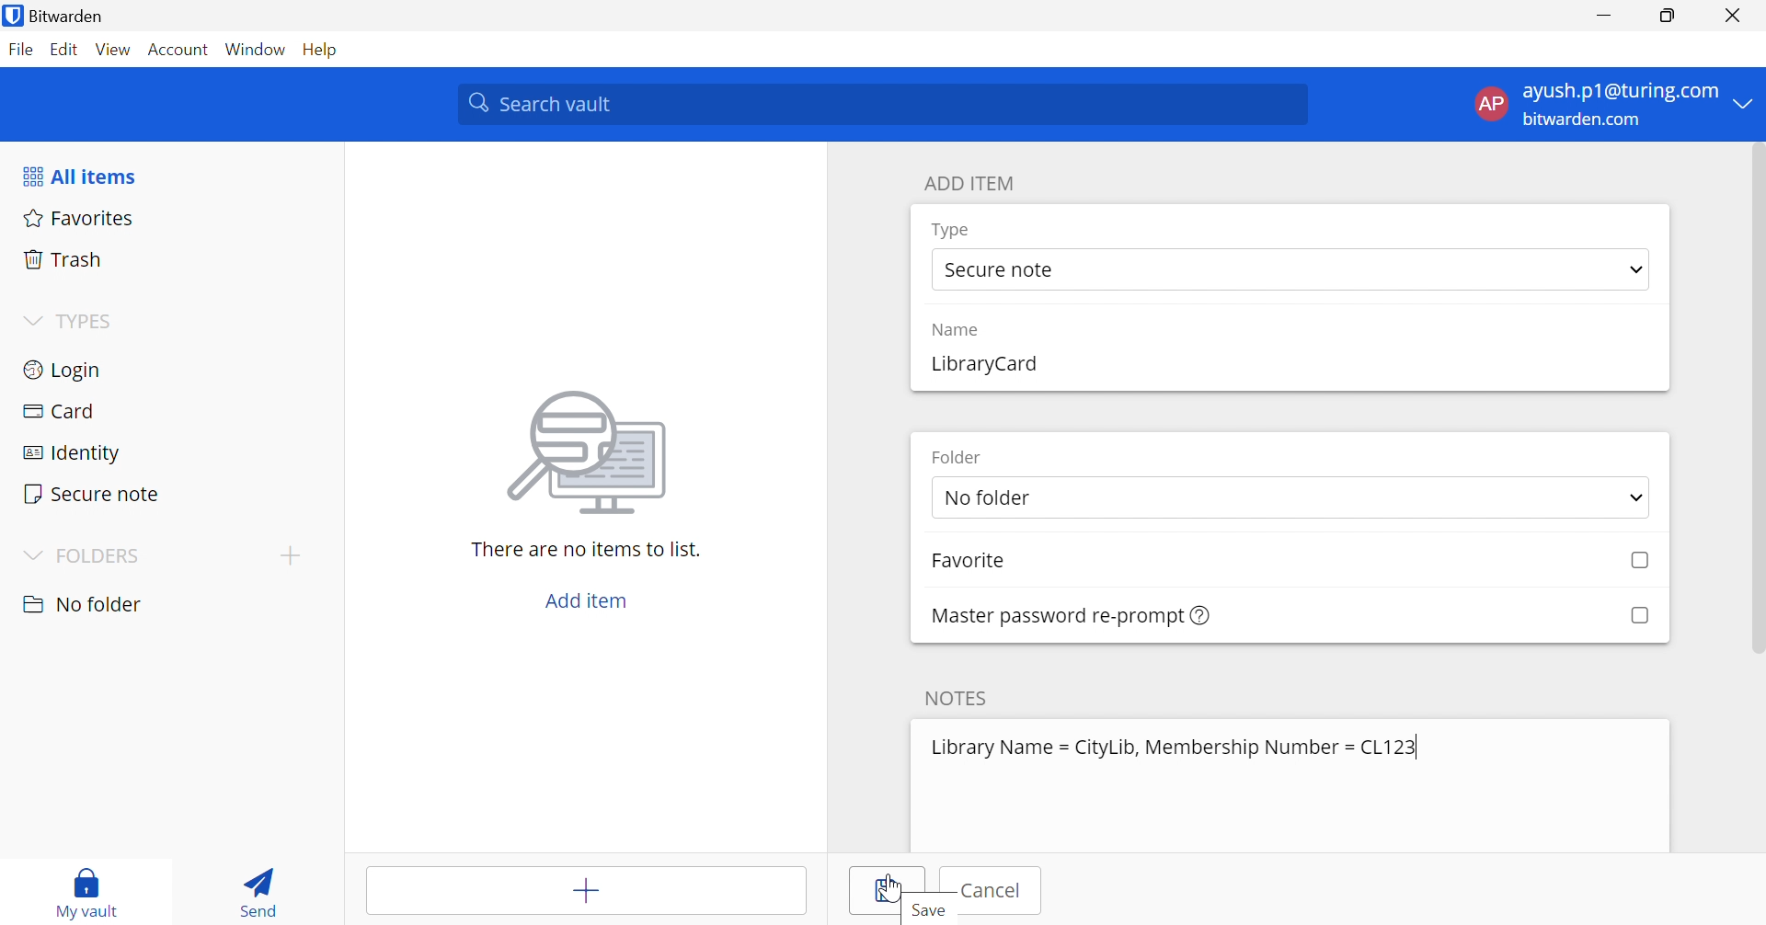 The height and width of the screenshot is (925, 1766). Describe the element at coordinates (1186, 746) in the screenshot. I see `Library Name = CityLib, Membership Number = CL123` at that location.